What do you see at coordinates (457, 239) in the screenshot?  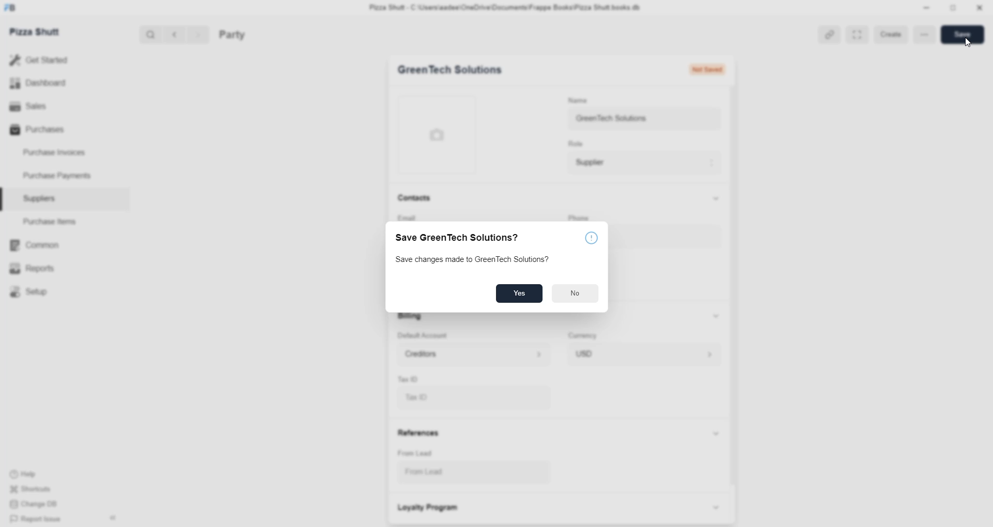 I see `Save GreenTech Solutions?` at bounding box center [457, 239].